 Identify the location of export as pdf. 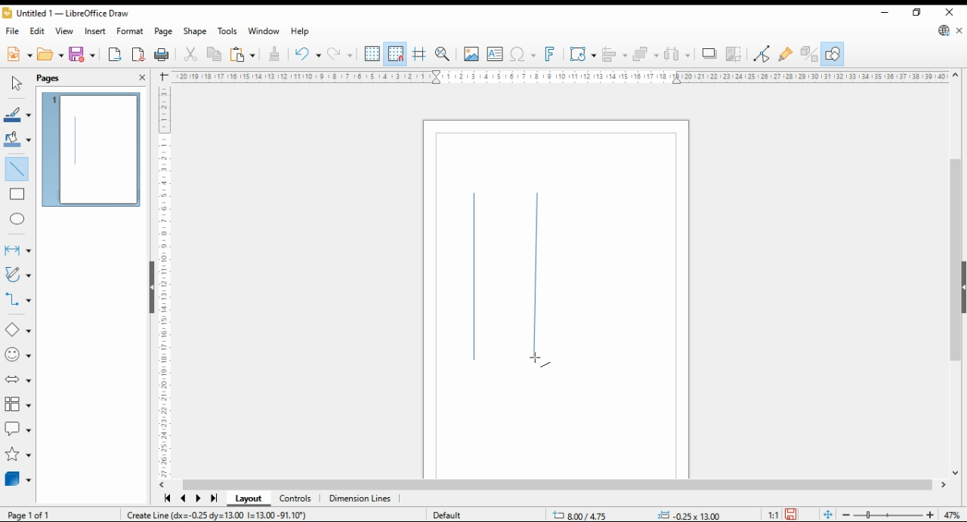
(138, 54).